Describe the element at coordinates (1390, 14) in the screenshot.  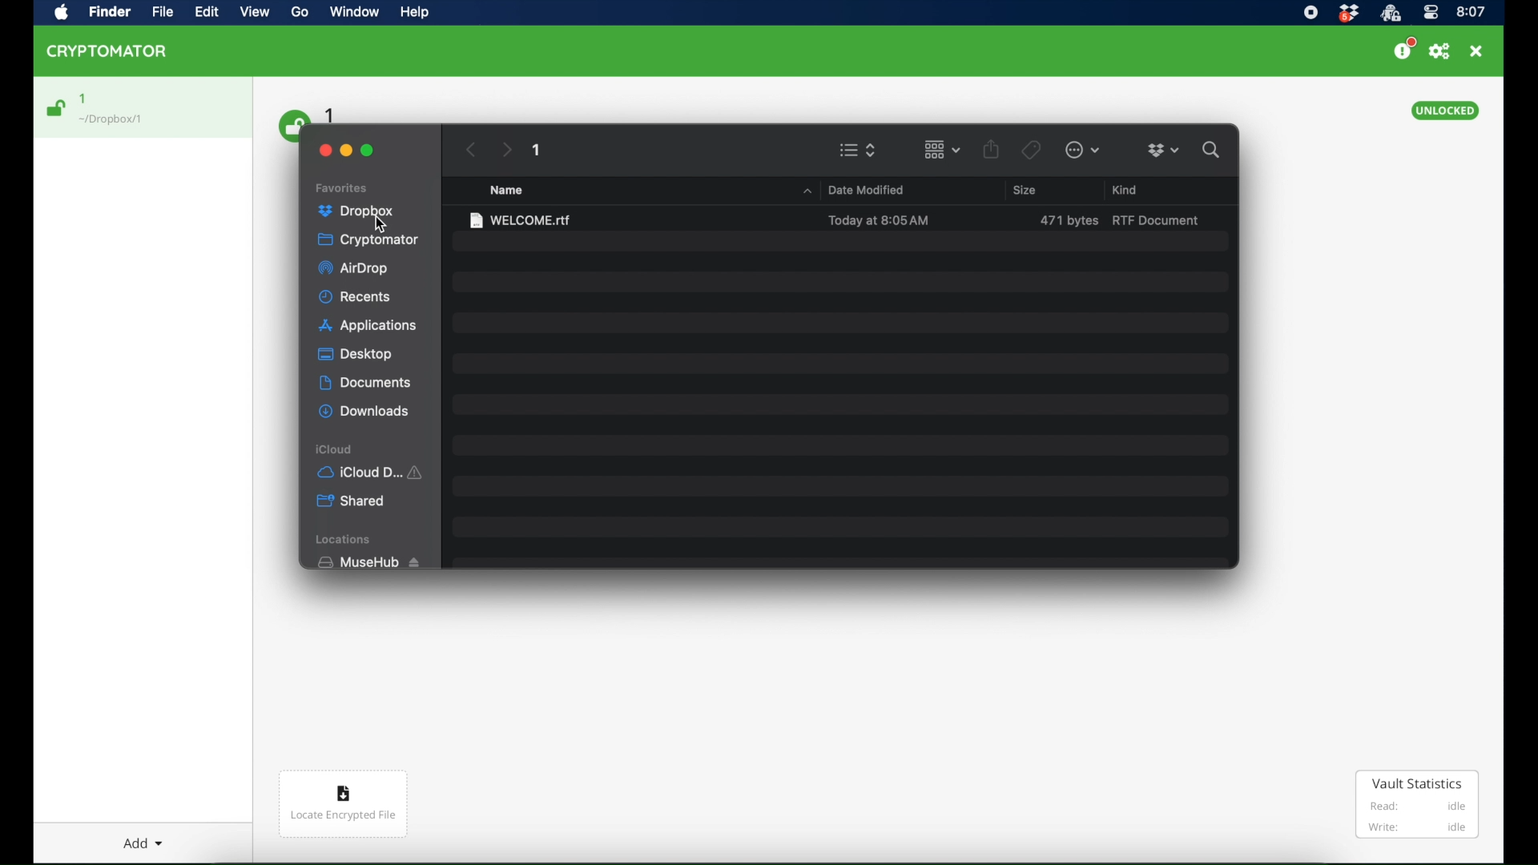
I see `crytptomator` at that location.